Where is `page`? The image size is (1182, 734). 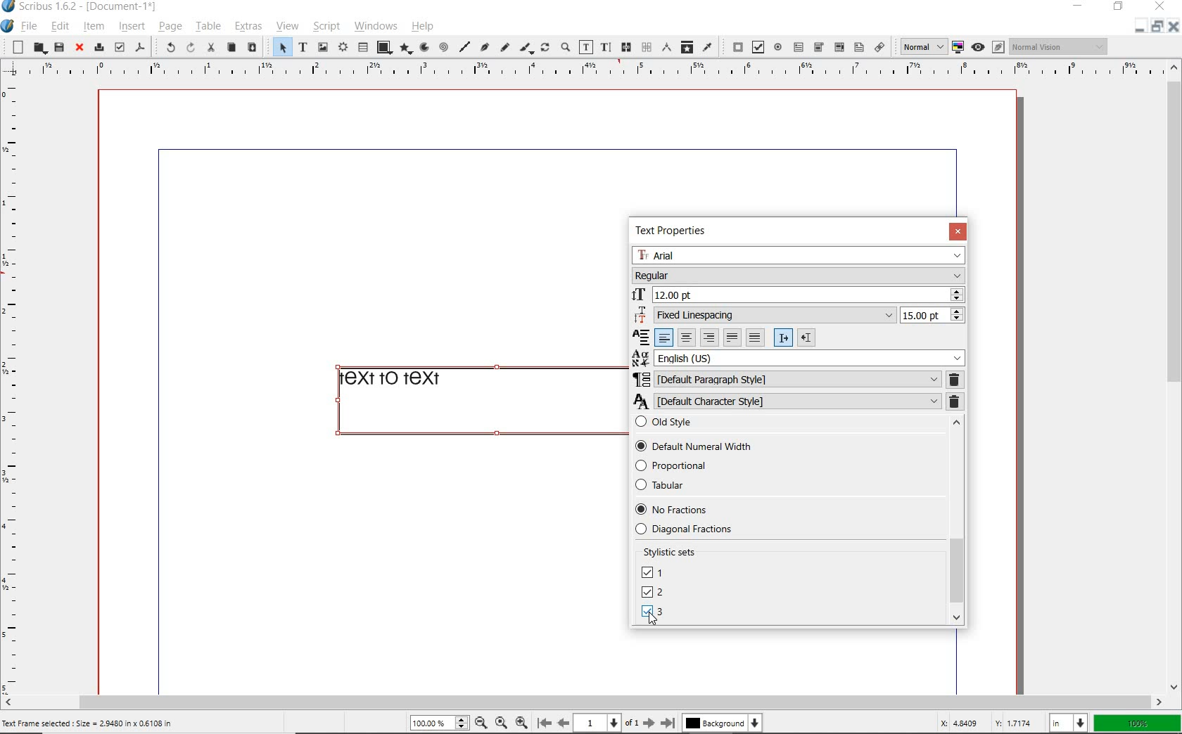 page is located at coordinates (170, 27).